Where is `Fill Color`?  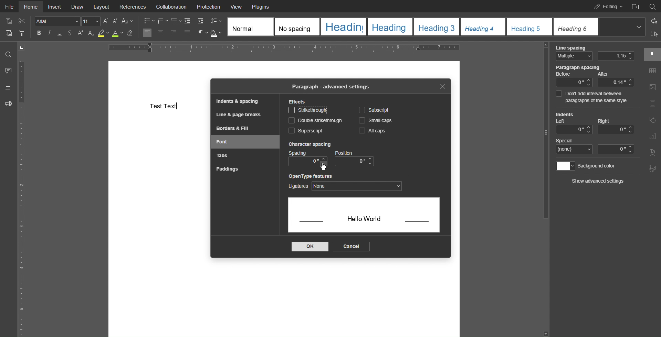 Fill Color is located at coordinates (216, 33).